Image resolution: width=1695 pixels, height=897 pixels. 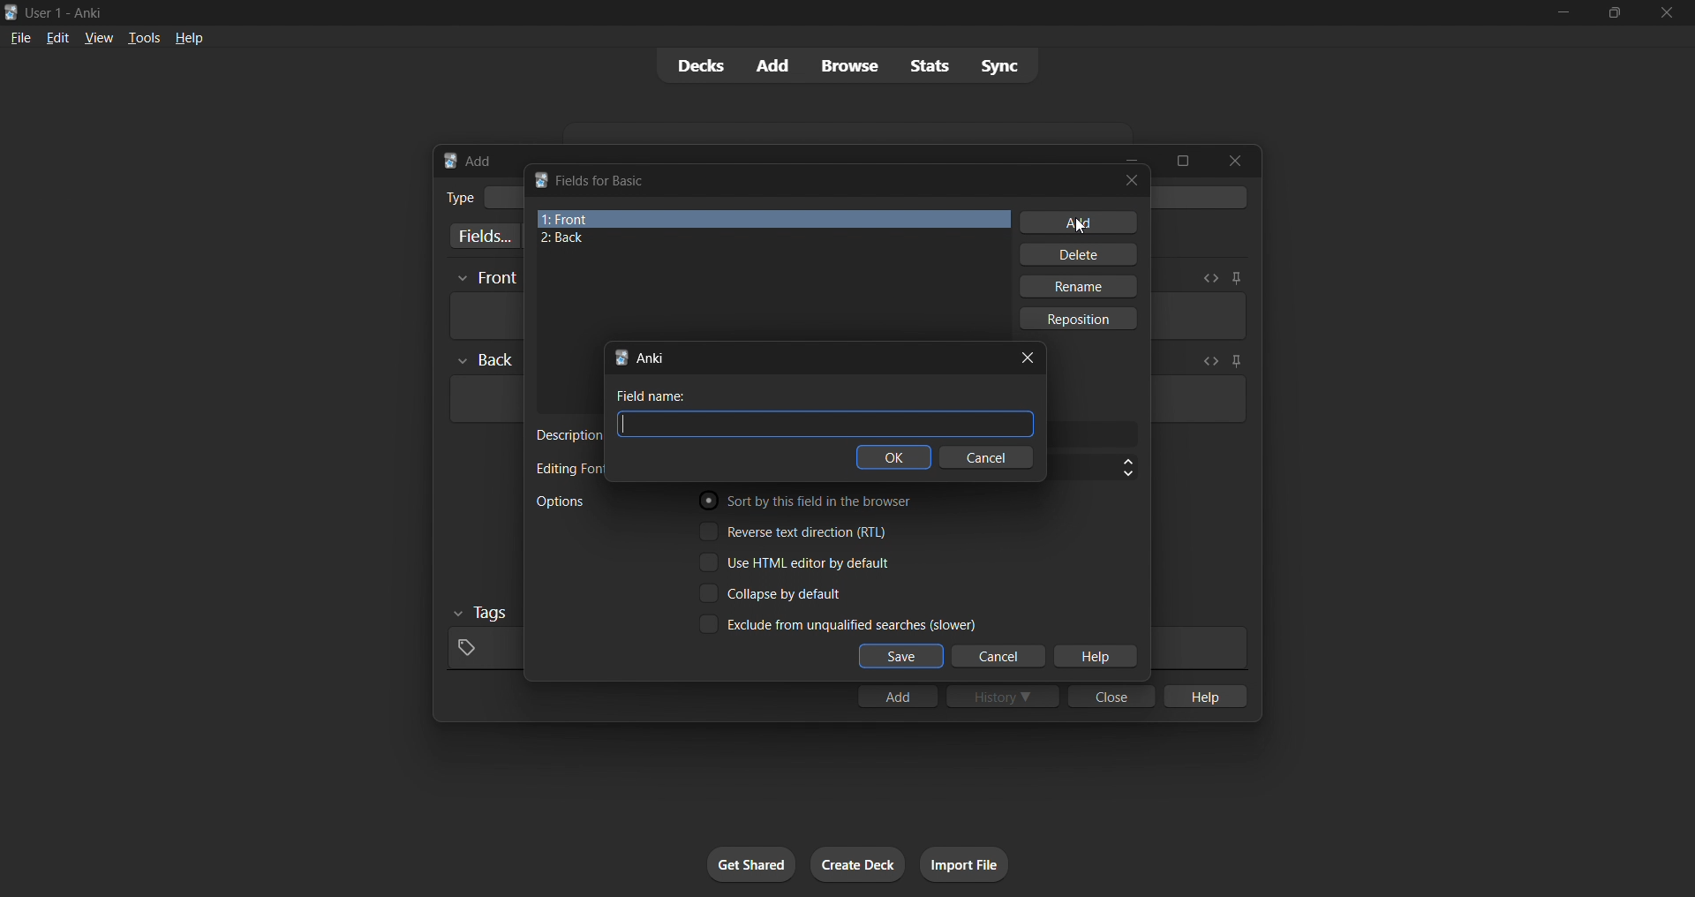 What do you see at coordinates (698, 66) in the screenshot?
I see `decks` at bounding box center [698, 66].